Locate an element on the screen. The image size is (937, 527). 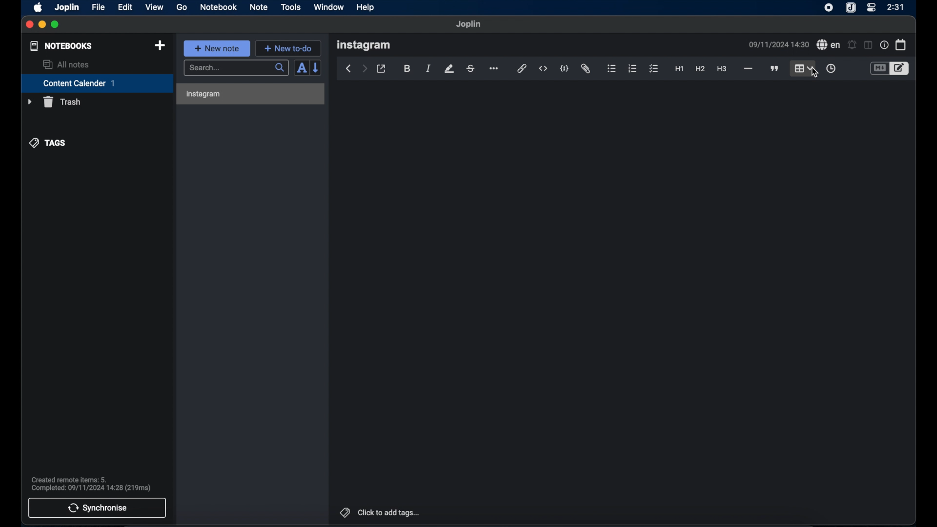
maximize is located at coordinates (56, 25).